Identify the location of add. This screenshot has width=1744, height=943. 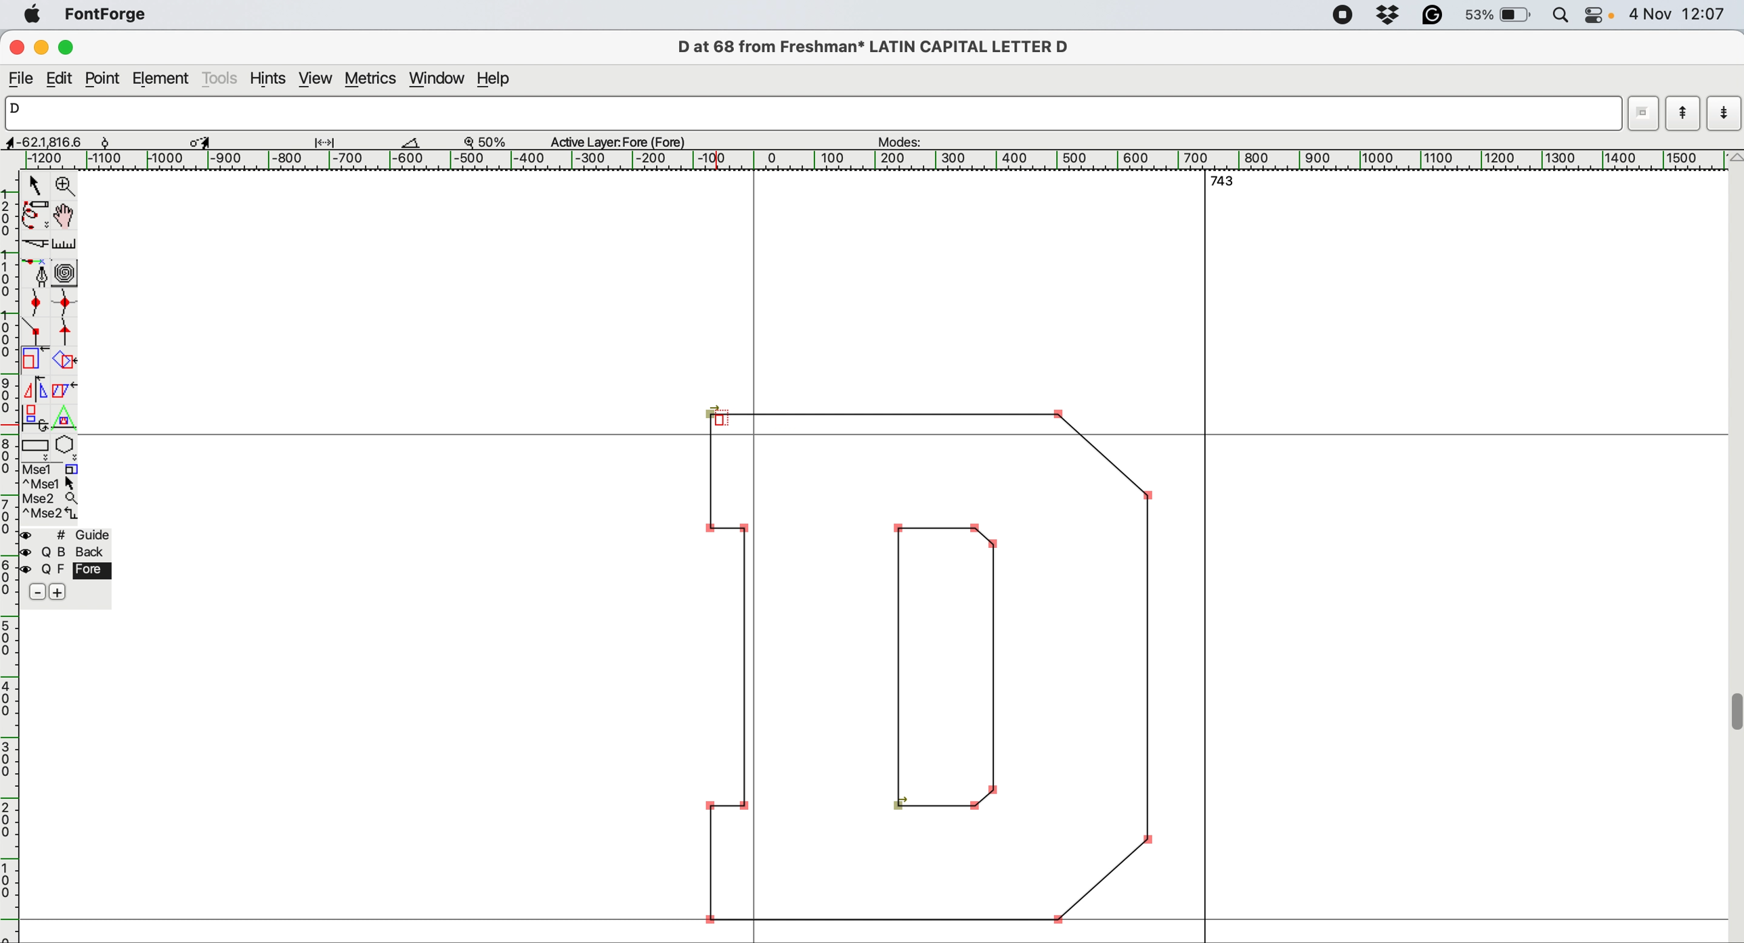
(59, 593).